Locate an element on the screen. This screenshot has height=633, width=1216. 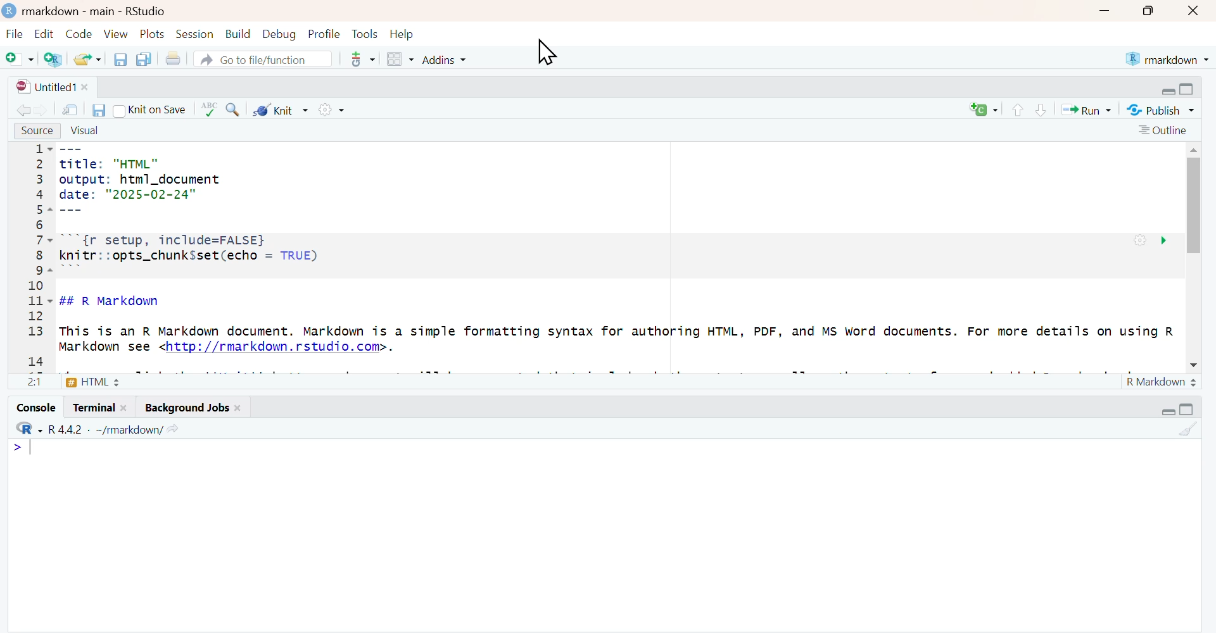
Console is located at coordinates (36, 406).